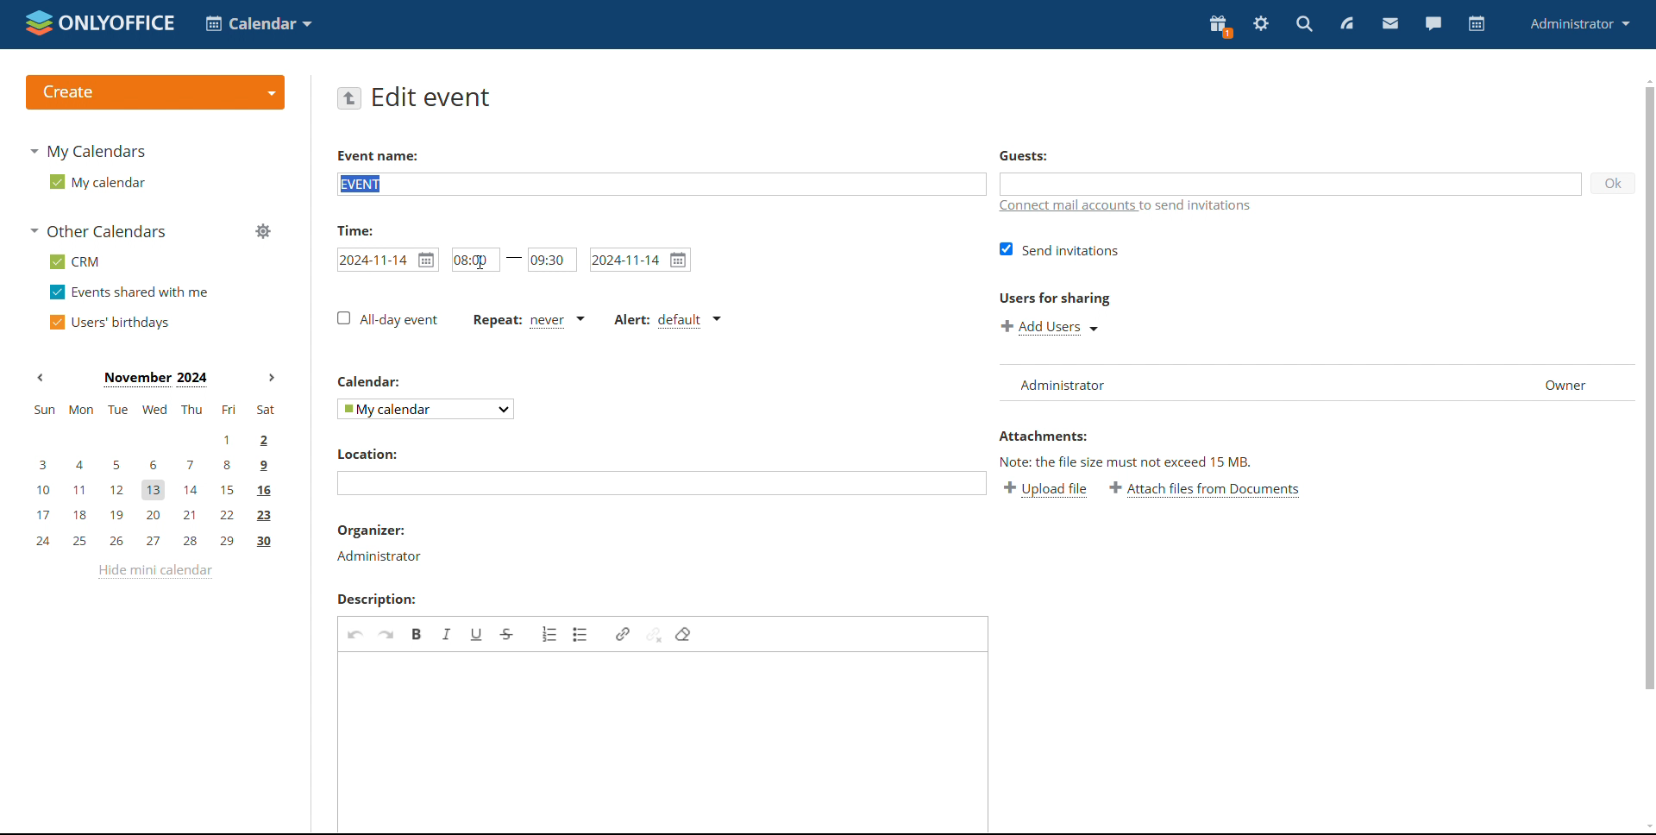 The height and width of the screenshot is (835, 1656). Describe the element at coordinates (154, 438) in the screenshot. I see `1, 2` at that location.